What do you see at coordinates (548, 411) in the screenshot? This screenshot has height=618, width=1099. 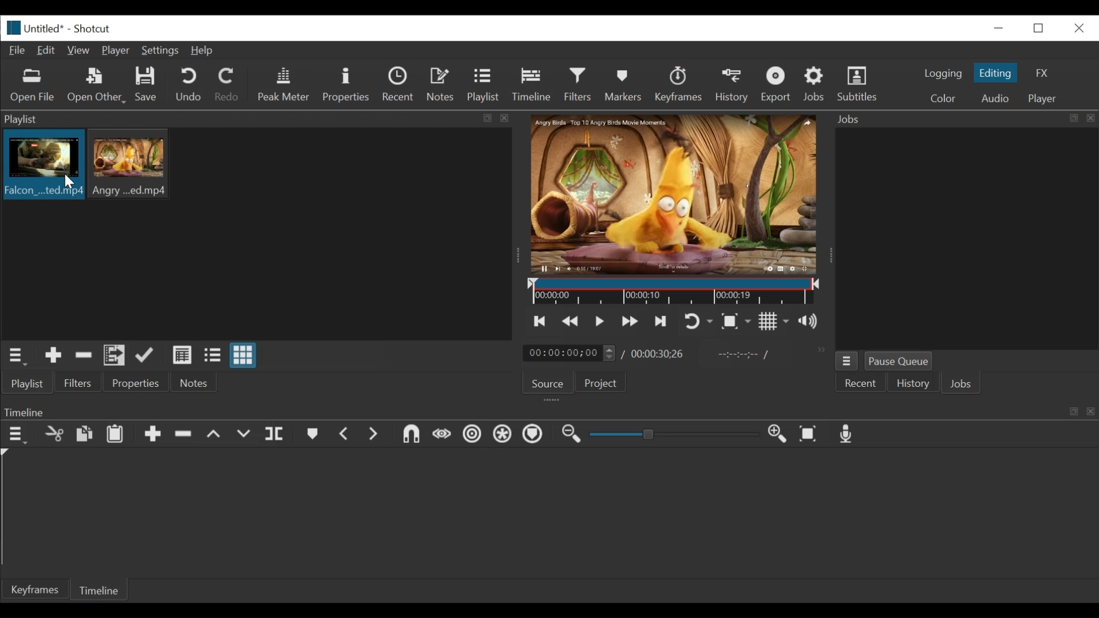 I see `Timeline Panel` at bounding box center [548, 411].